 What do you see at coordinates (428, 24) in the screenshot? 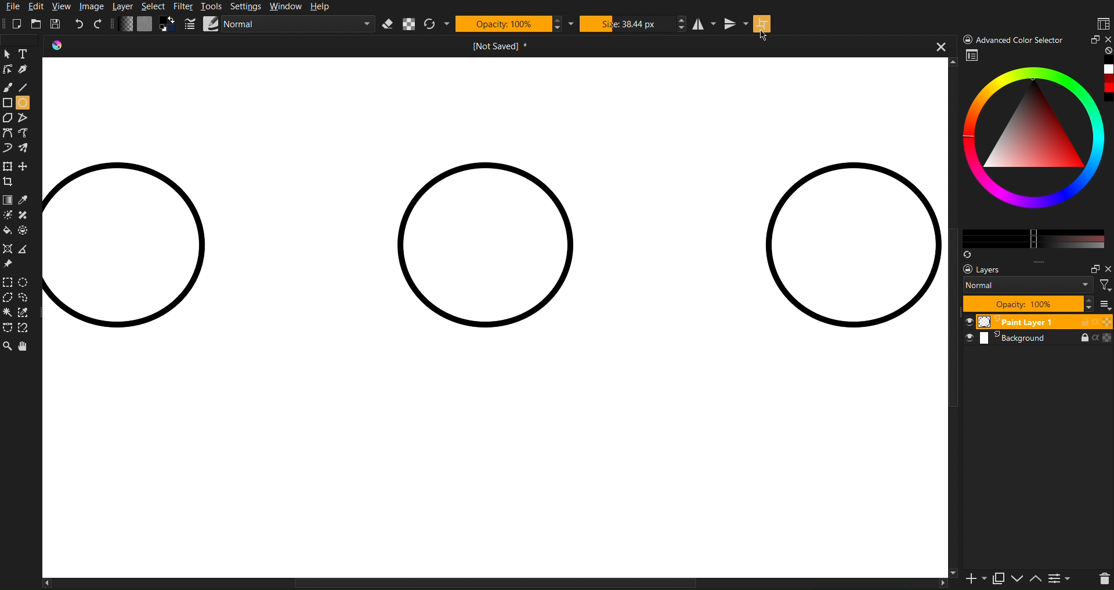
I see `Refresh` at bounding box center [428, 24].